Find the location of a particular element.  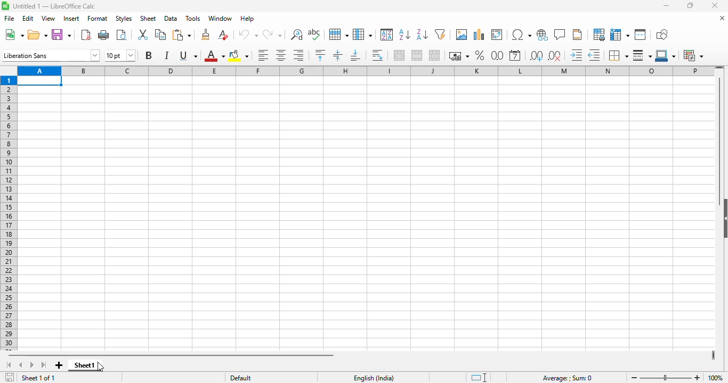

add new sheet is located at coordinates (59, 365).